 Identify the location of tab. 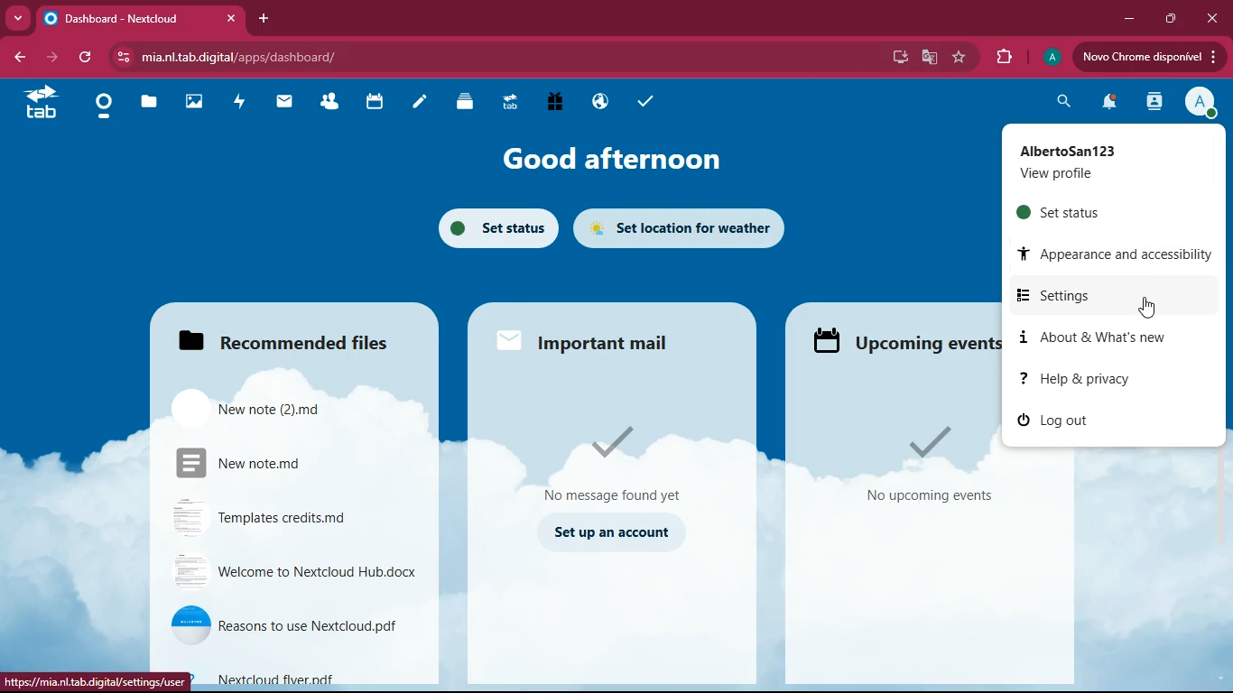
(139, 19).